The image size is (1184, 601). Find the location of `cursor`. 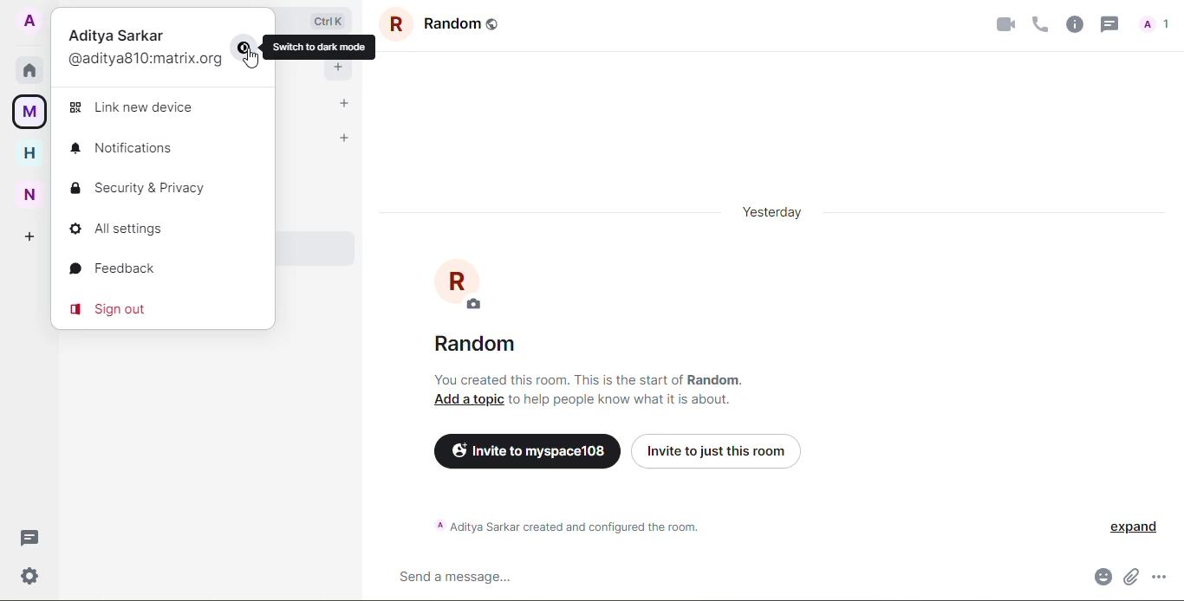

cursor is located at coordinates (254, 59).